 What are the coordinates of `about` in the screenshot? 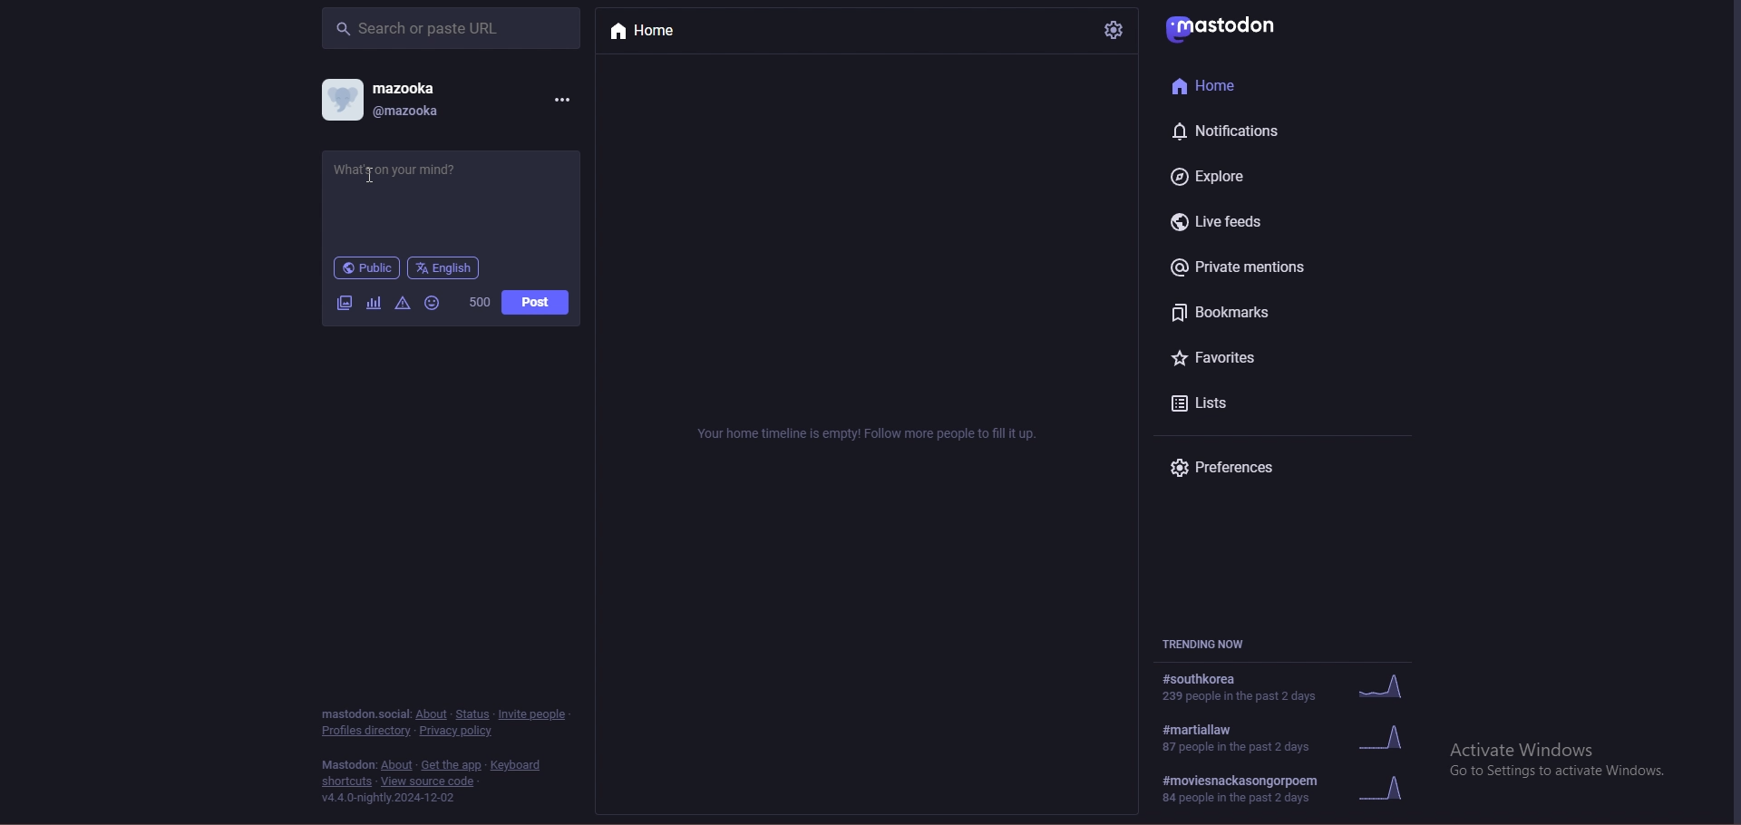 It's located at (396, 765).